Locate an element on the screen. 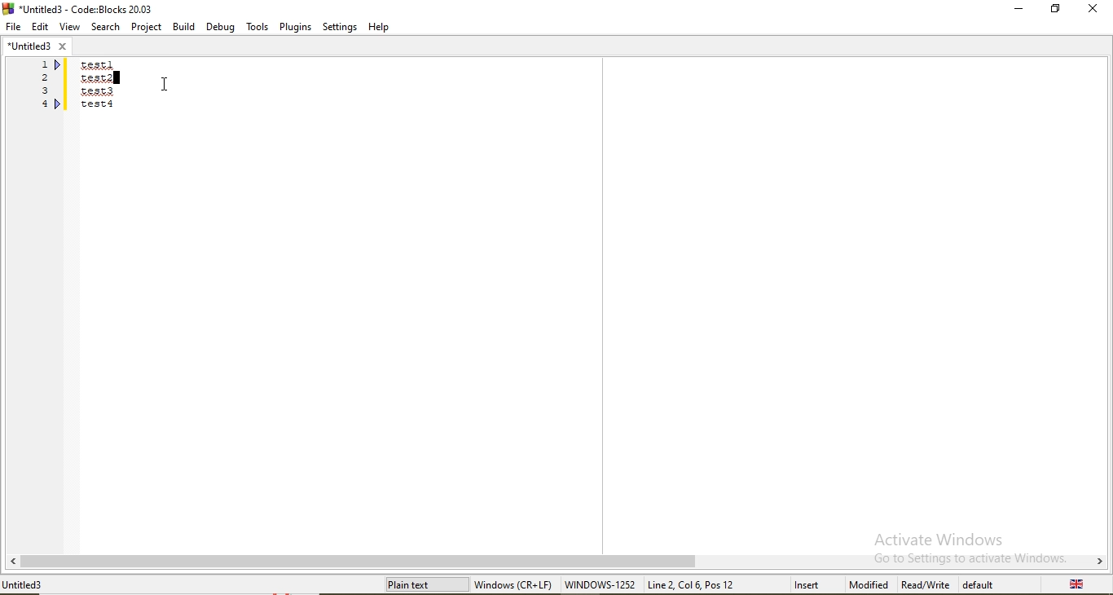  Debug  is located at coordinates (221, 26).